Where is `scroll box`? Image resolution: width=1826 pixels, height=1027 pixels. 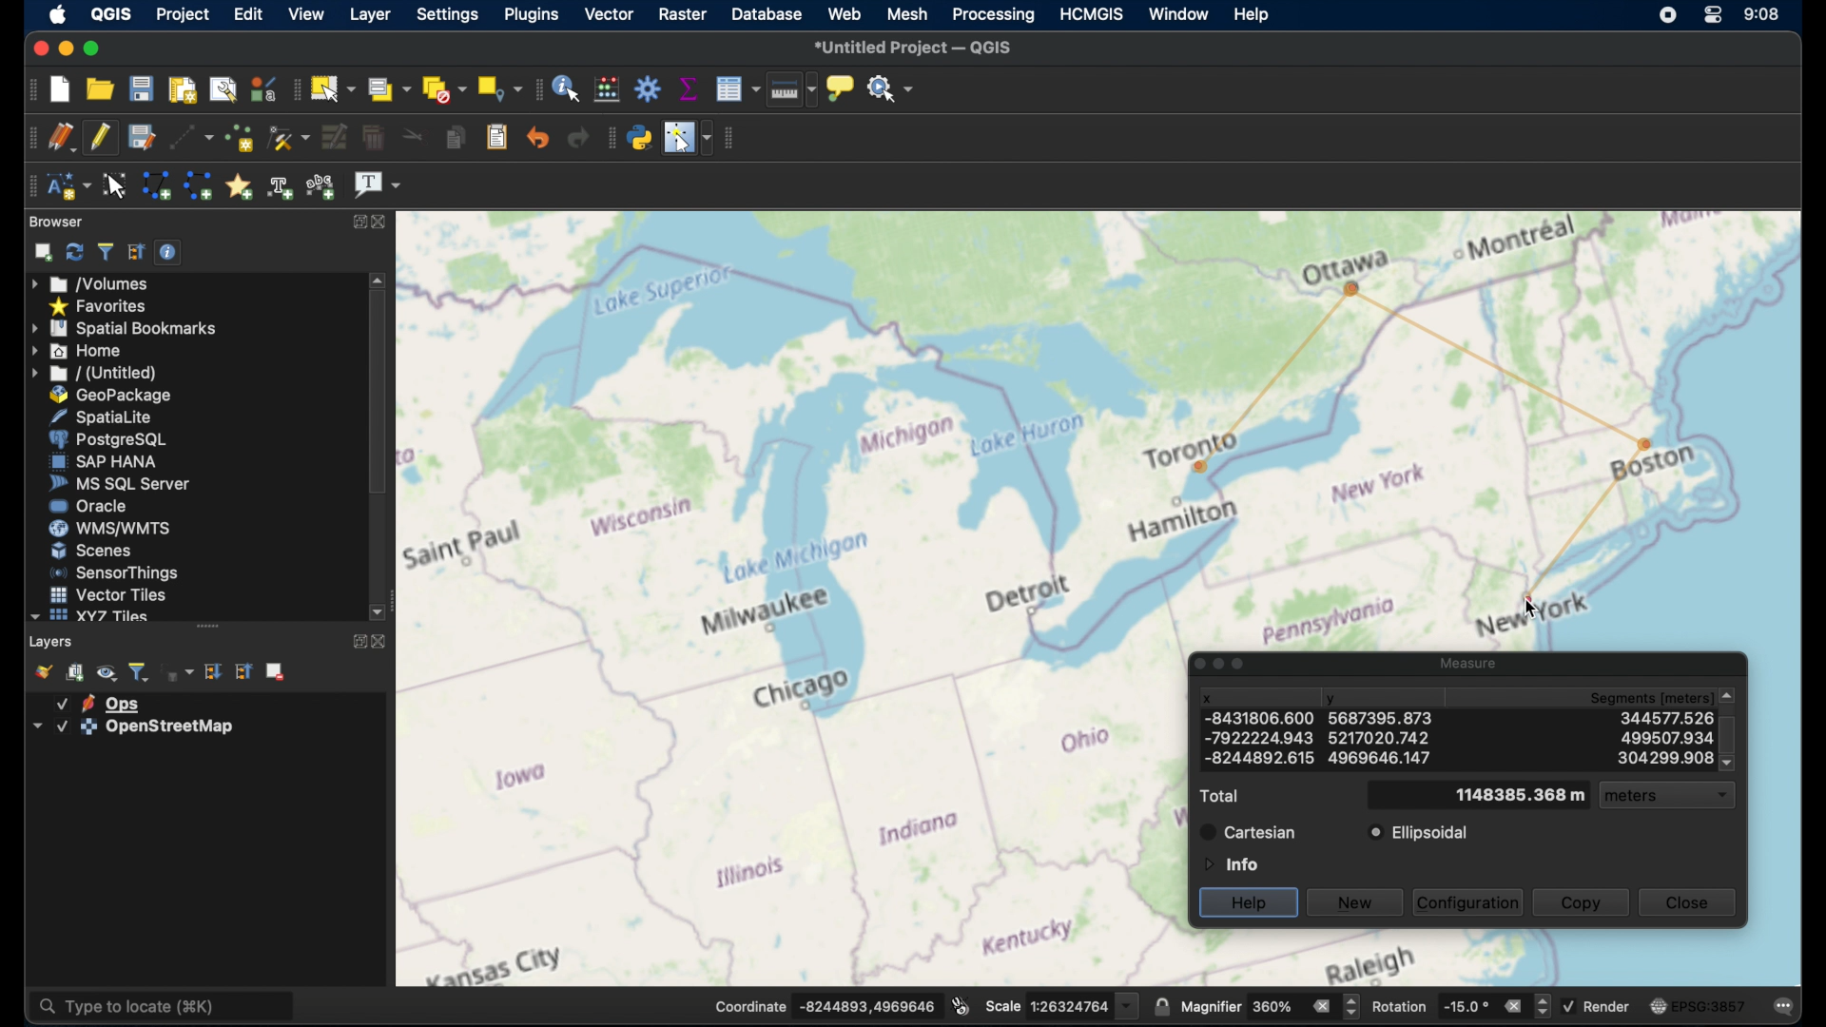 scroll box is located at coordinates (378, 397).